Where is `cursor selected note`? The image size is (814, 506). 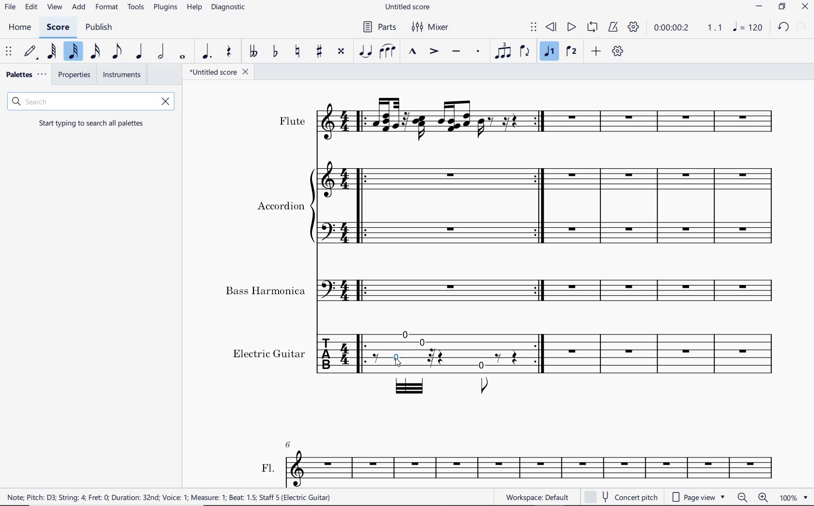 cursor selected note is located at coordinates (400, 362).